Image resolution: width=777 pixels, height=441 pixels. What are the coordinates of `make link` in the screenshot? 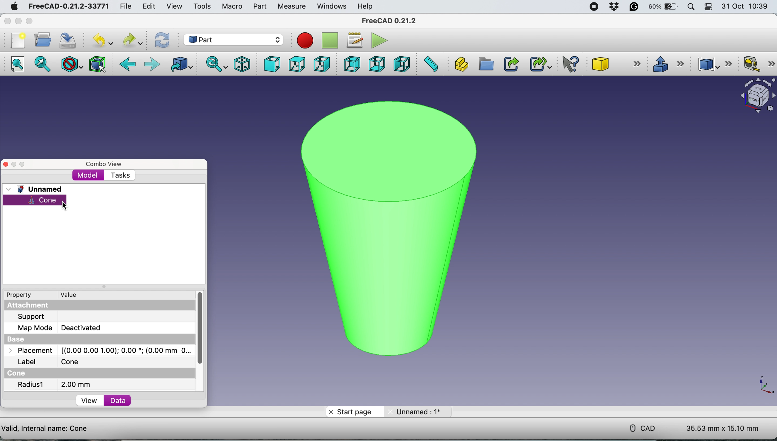 It's located at (511, 64).